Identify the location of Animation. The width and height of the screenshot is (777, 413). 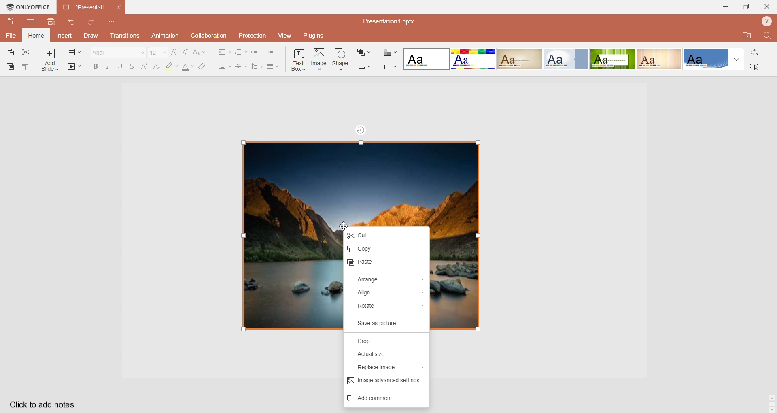
(166, 36).